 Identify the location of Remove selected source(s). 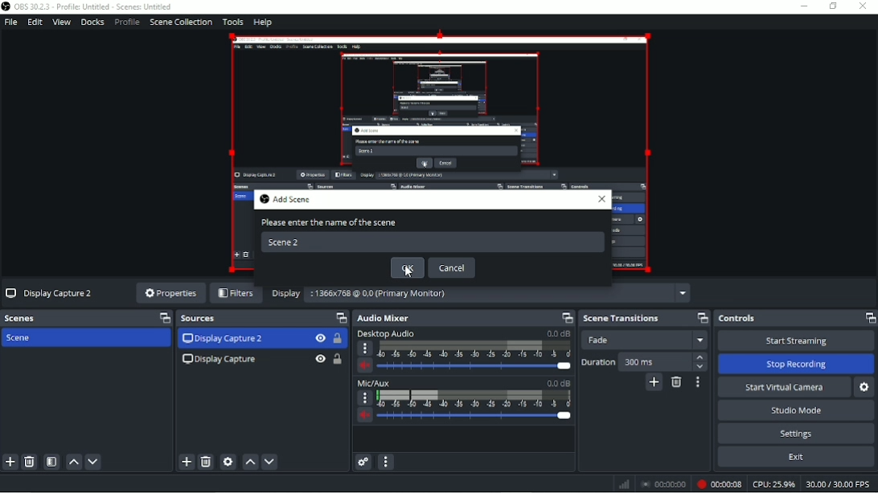
(205, 462).